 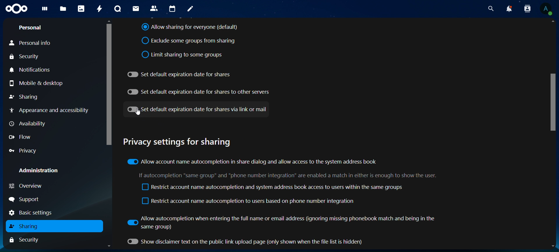 I want to click on availability, so click(x=27, y=123).